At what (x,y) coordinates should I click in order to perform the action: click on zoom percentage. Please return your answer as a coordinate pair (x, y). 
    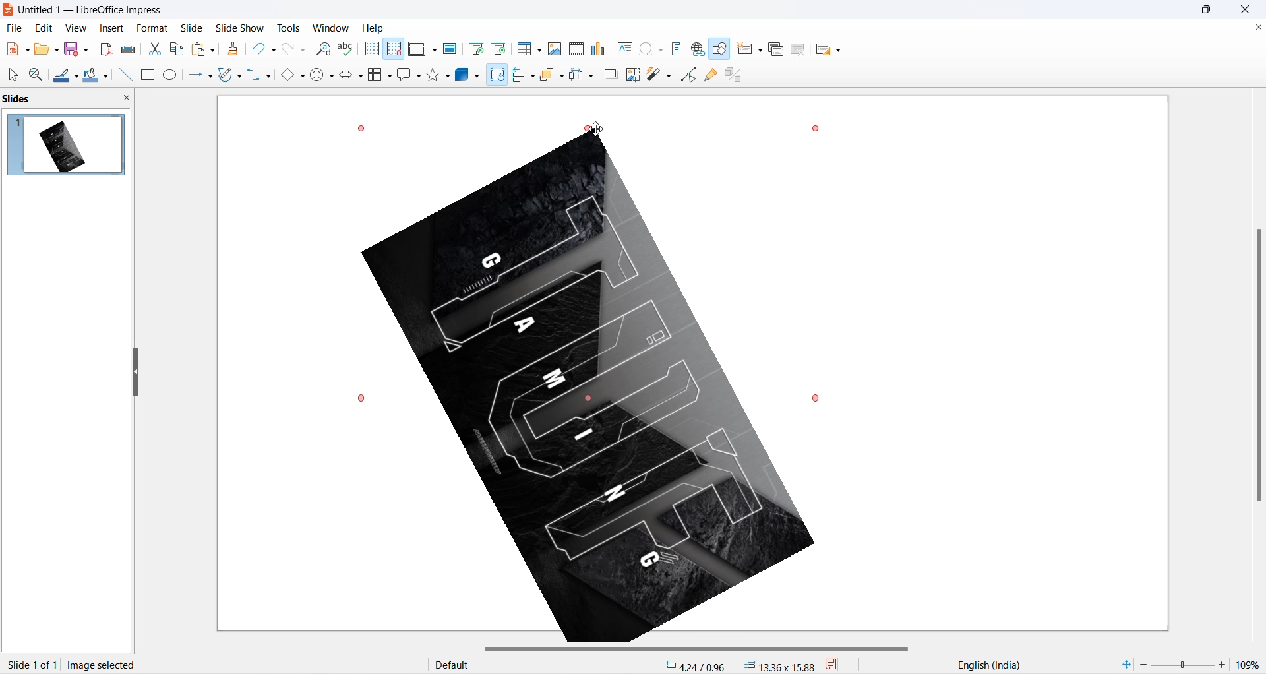
    Looking at the image, I should click on (1250, 663).